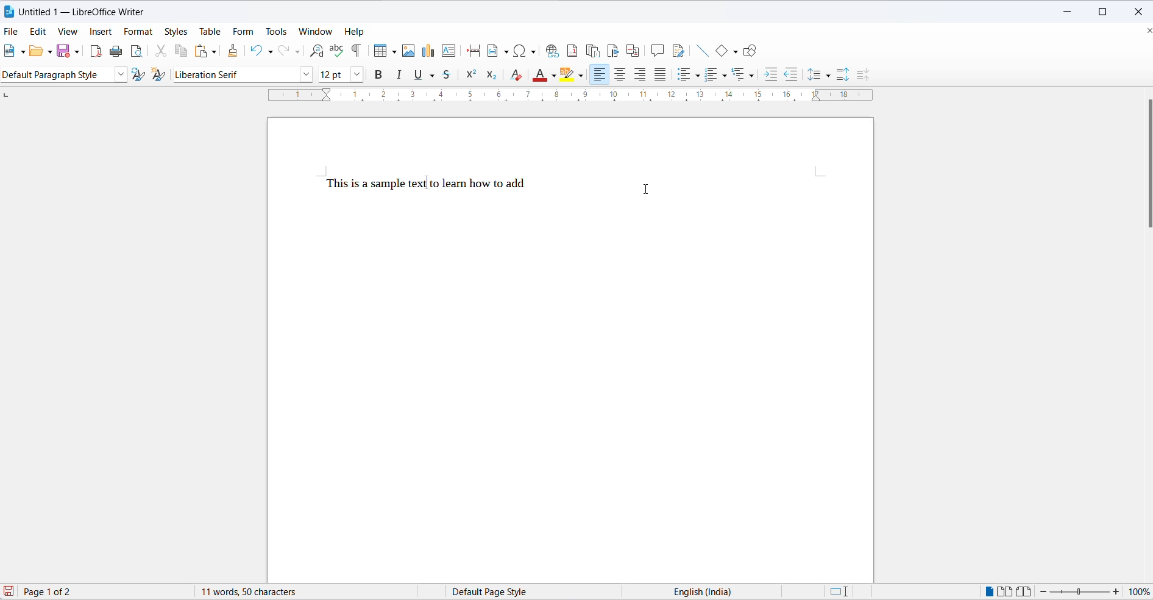 This screenshot has height=600, width=1153. I want to click on character highlight icon, so click(570, 76).